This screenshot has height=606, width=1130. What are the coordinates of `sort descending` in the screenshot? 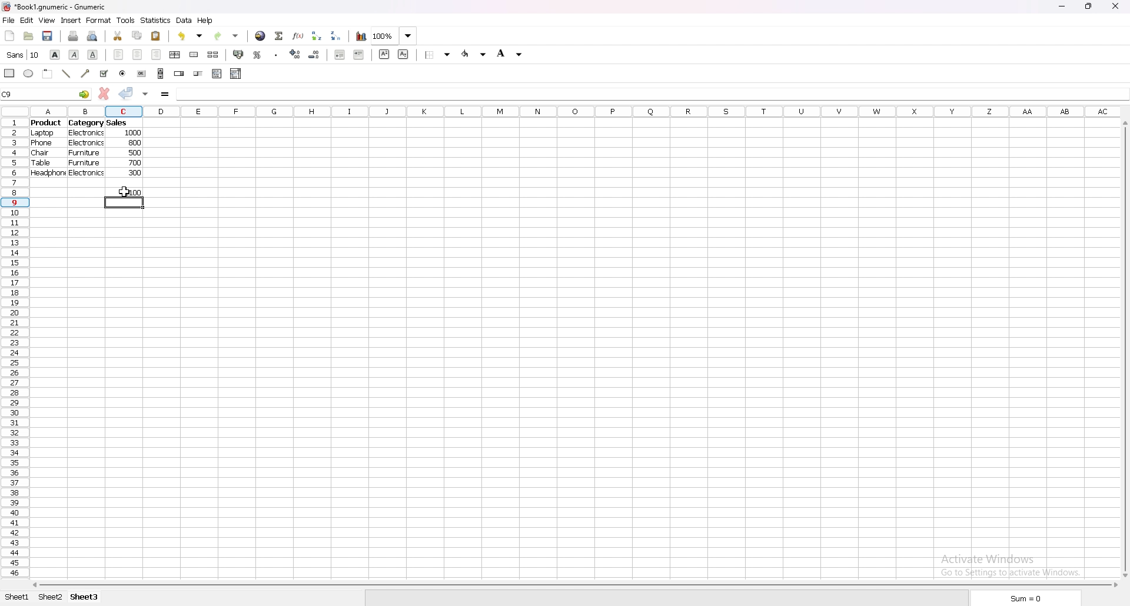 It's located at (335, 35).